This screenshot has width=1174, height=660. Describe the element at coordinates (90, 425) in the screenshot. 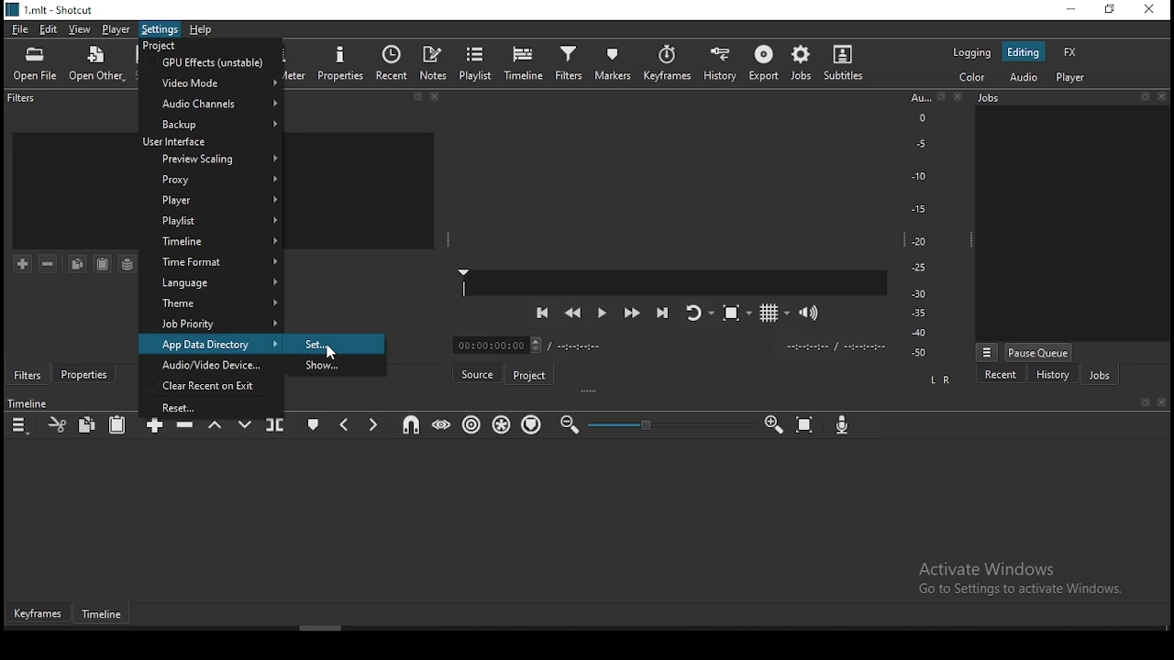

I see `copy` at that location.